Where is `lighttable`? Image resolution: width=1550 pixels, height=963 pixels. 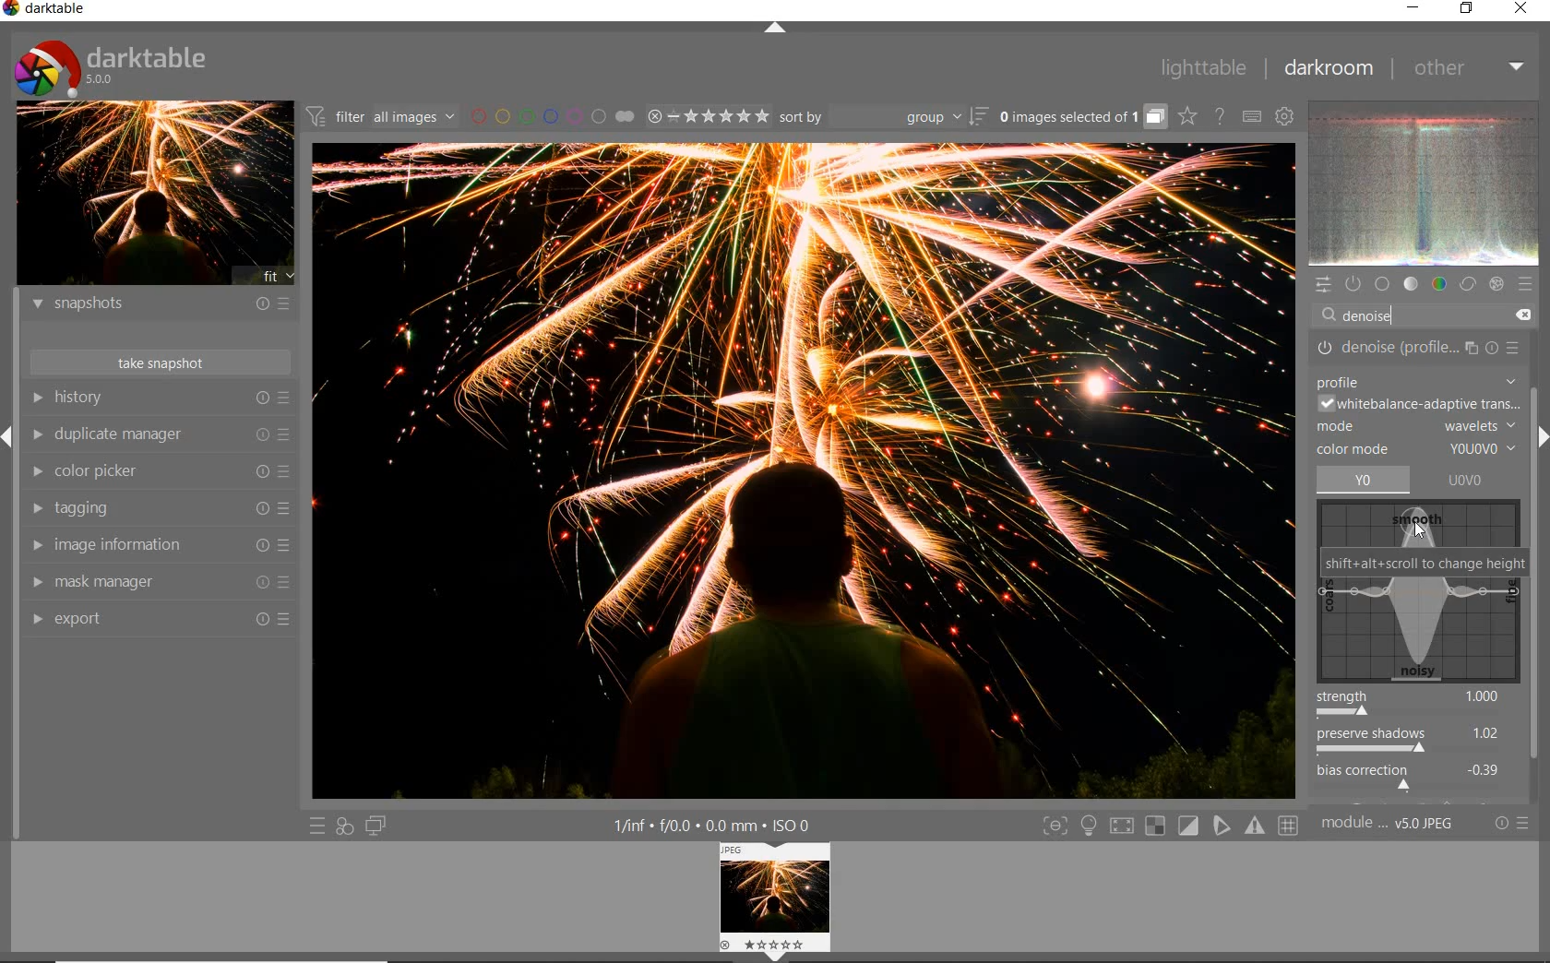
lighttable is located at coordinates (1200, 66).